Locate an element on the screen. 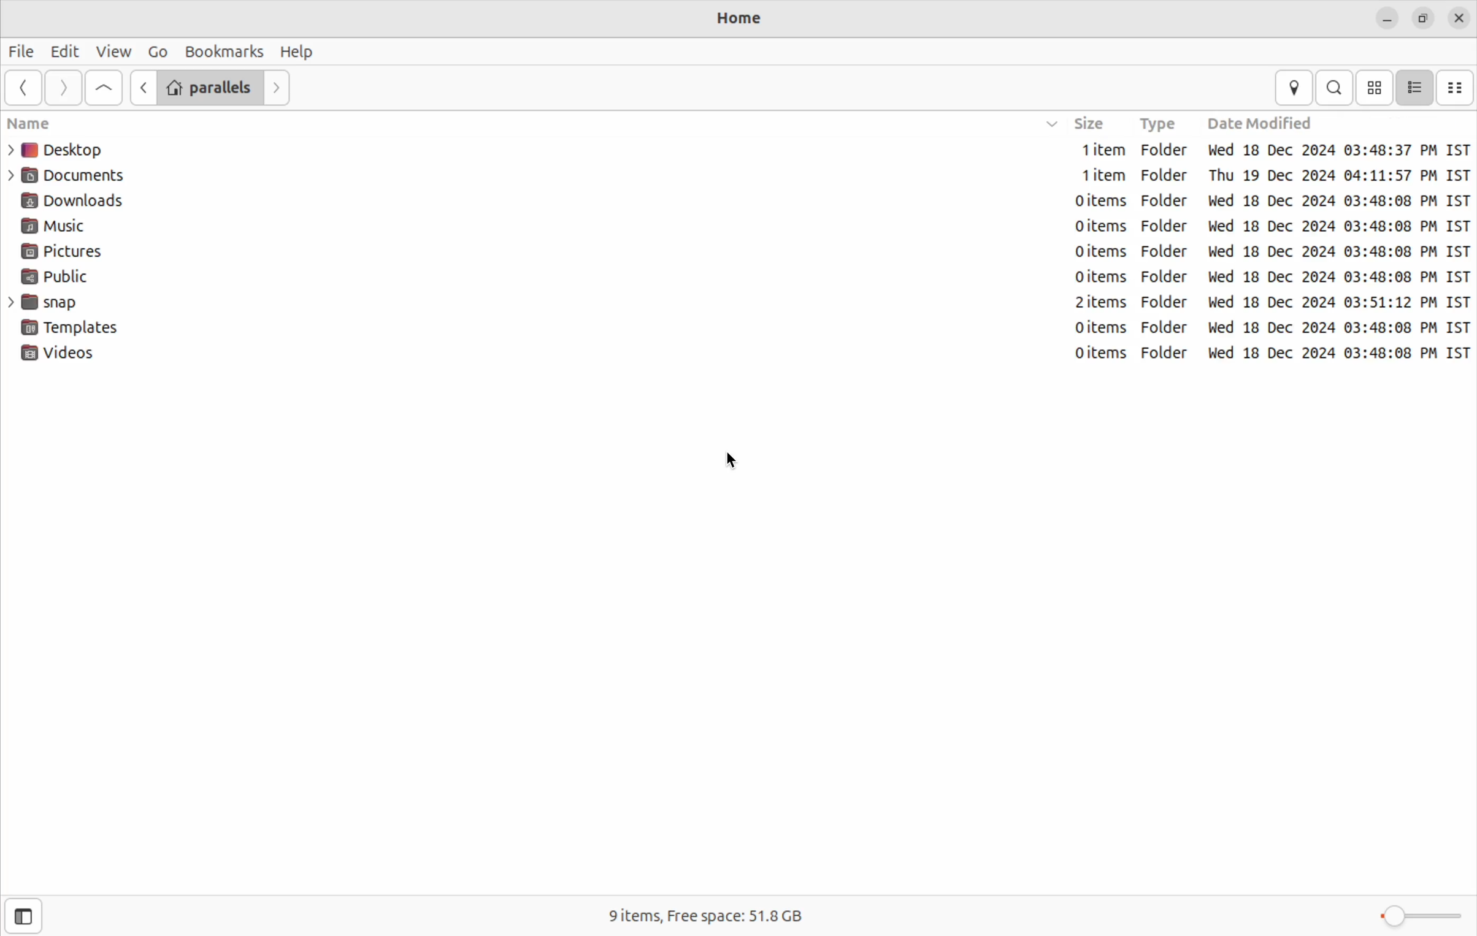 This screenshot has height=936, width=1477. 0 items is located at coordinates (1094, 355).